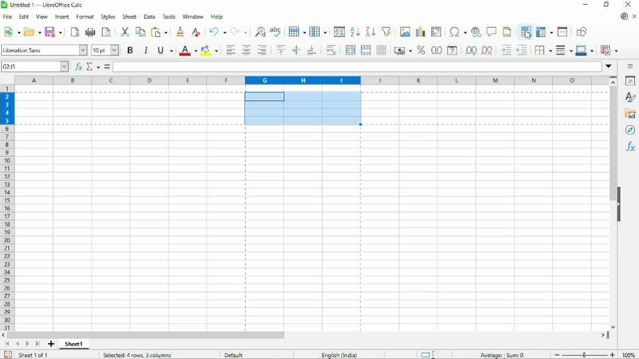  Describe the element at coordinates (164, 50) in the screenshot. I see `Underline` at that location.